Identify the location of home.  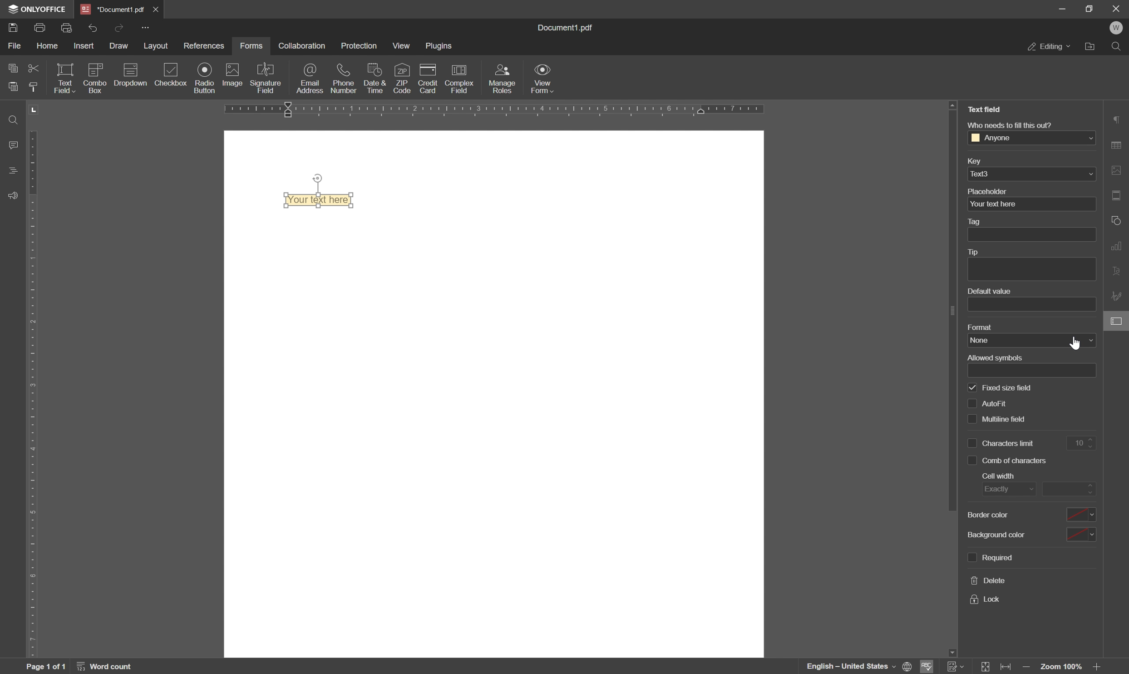
(51, 47).